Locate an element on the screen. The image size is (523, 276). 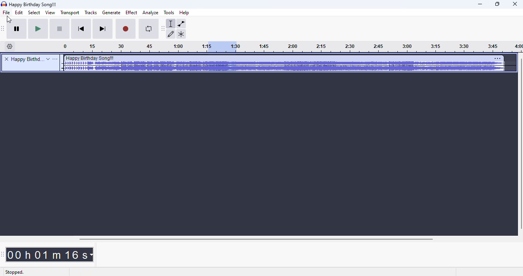
select is located at coordinates (34, 13).